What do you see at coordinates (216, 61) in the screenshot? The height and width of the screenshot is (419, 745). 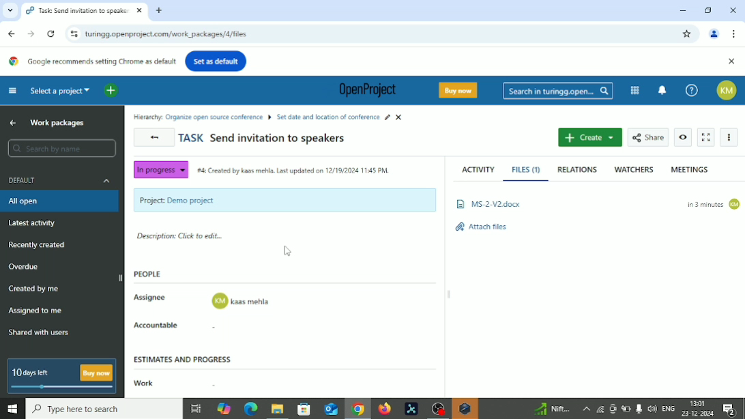 I see `Set as default` at bounding box center [216, 61].